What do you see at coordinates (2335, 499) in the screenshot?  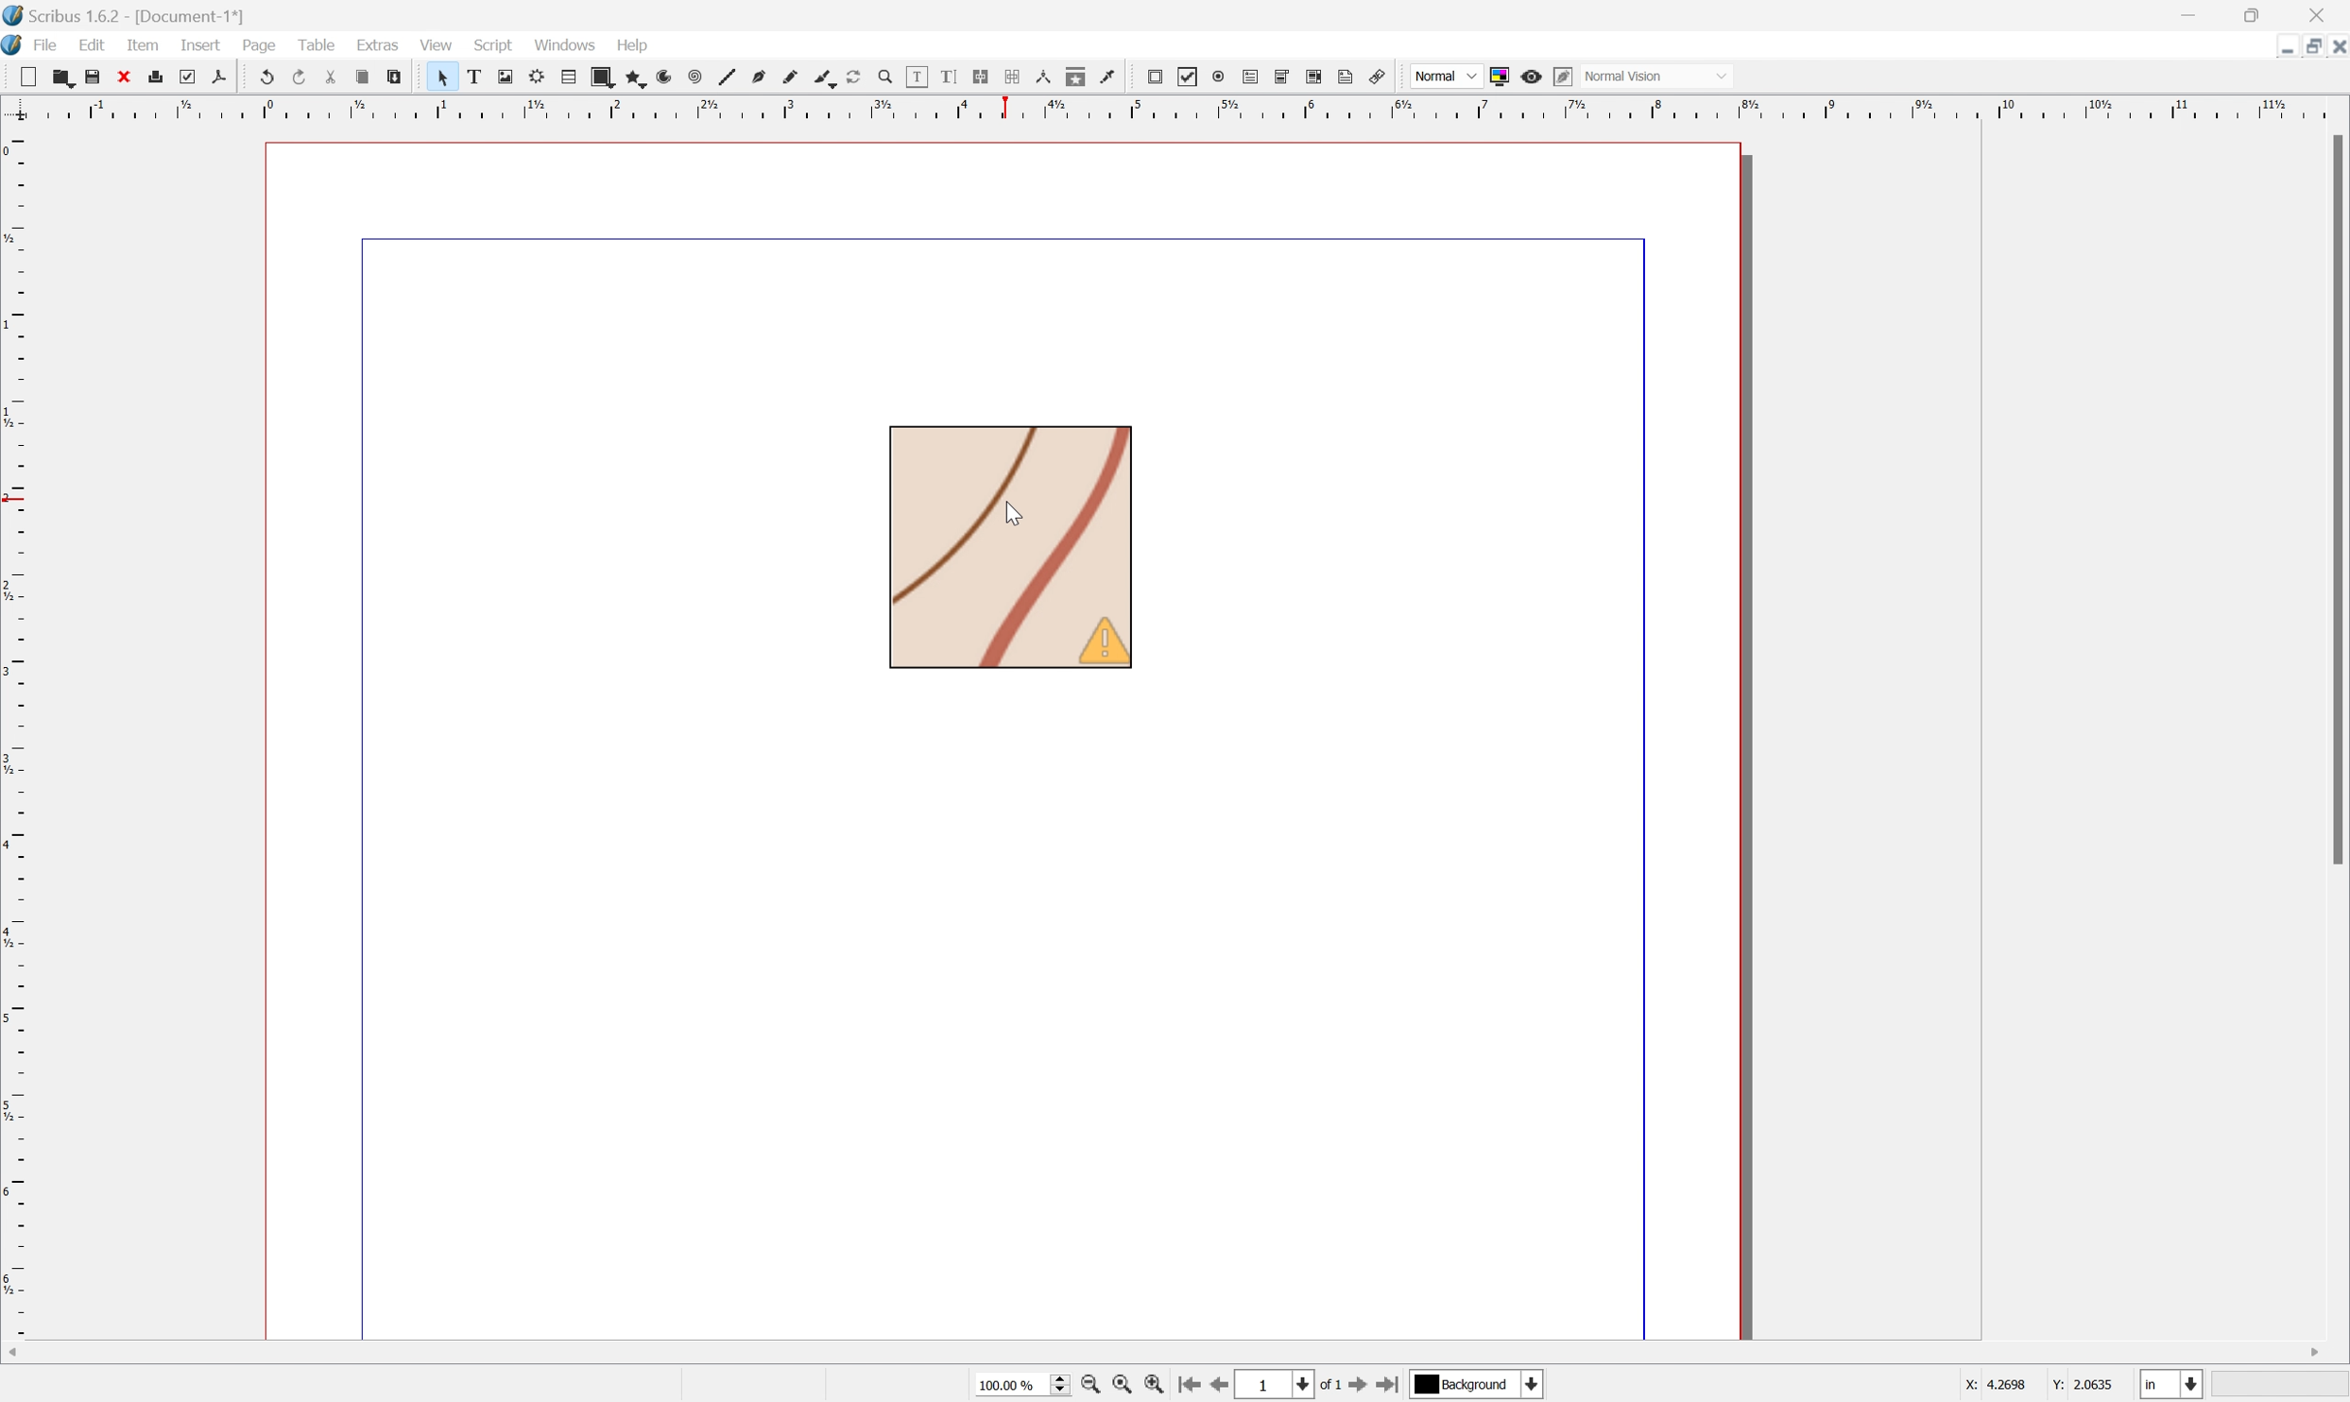 I see `Scroll bar` at bounding box center [2335, 499].